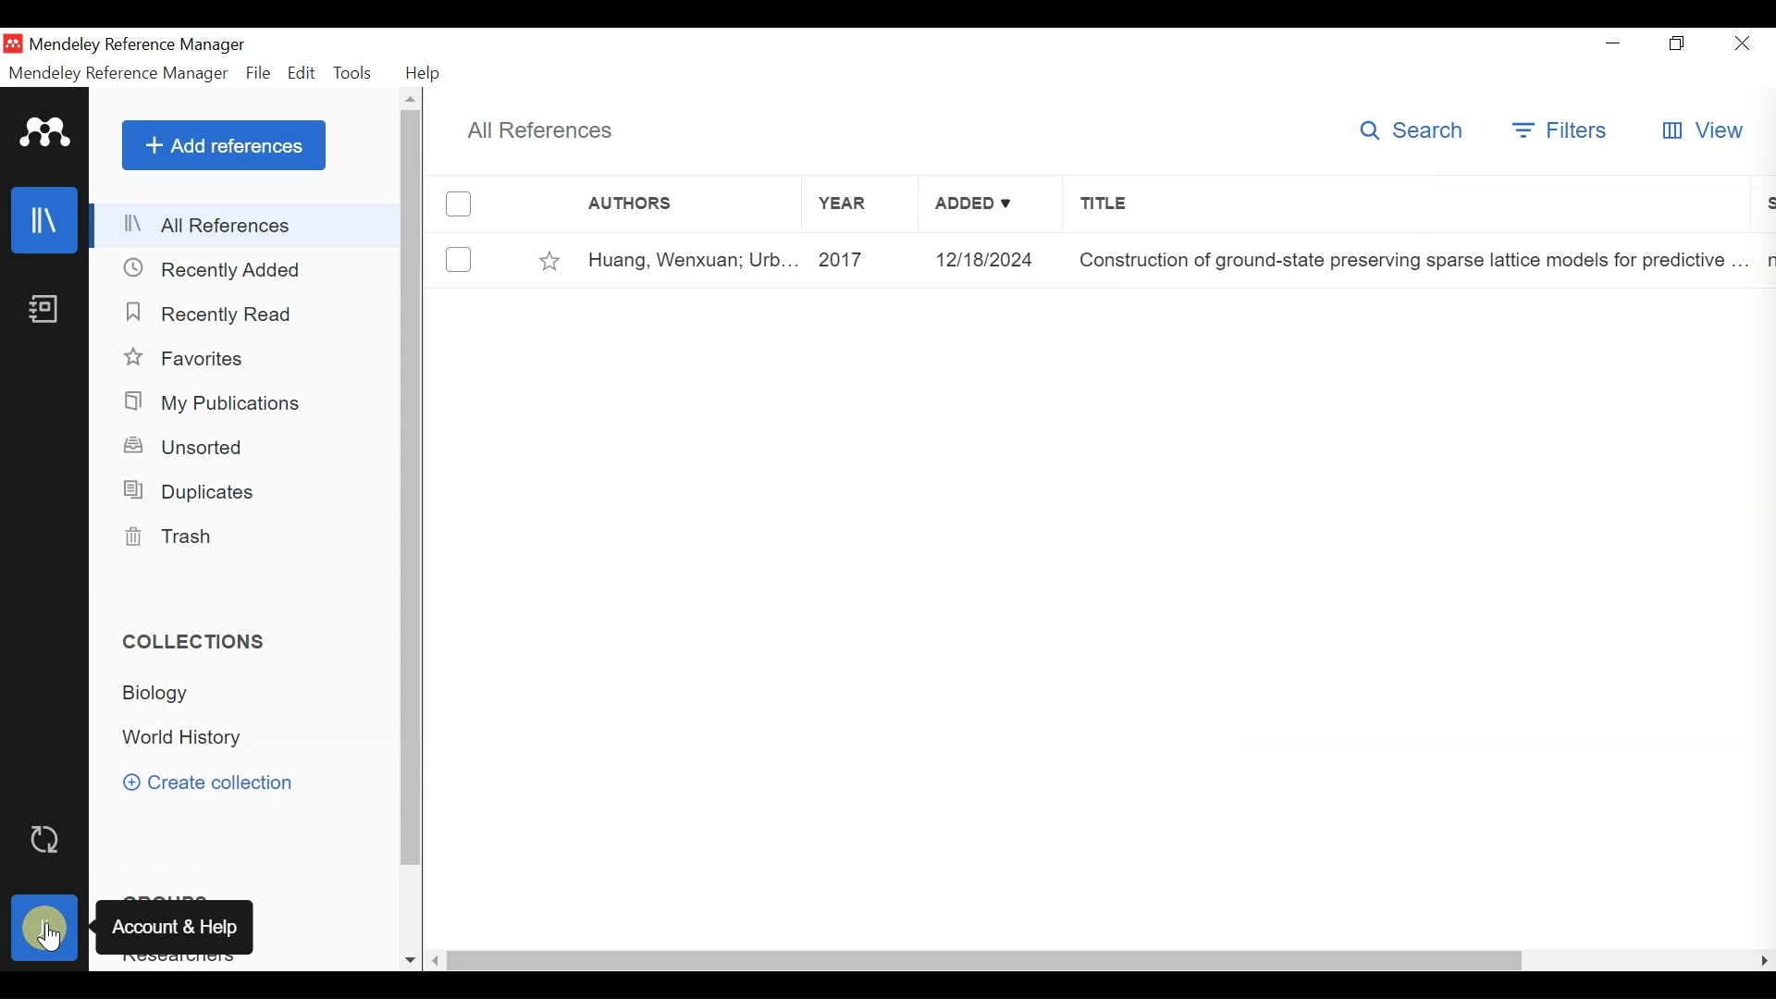 The height and width of the screenshot is (999, 1776). What do you see at coordinates (865, 261) in the screenshot?
I see `2017` at bounding box center [865, 261].